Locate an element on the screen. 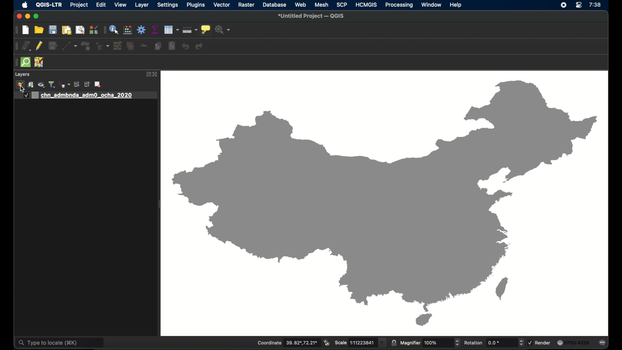  close is located at coordinates (19, 17).